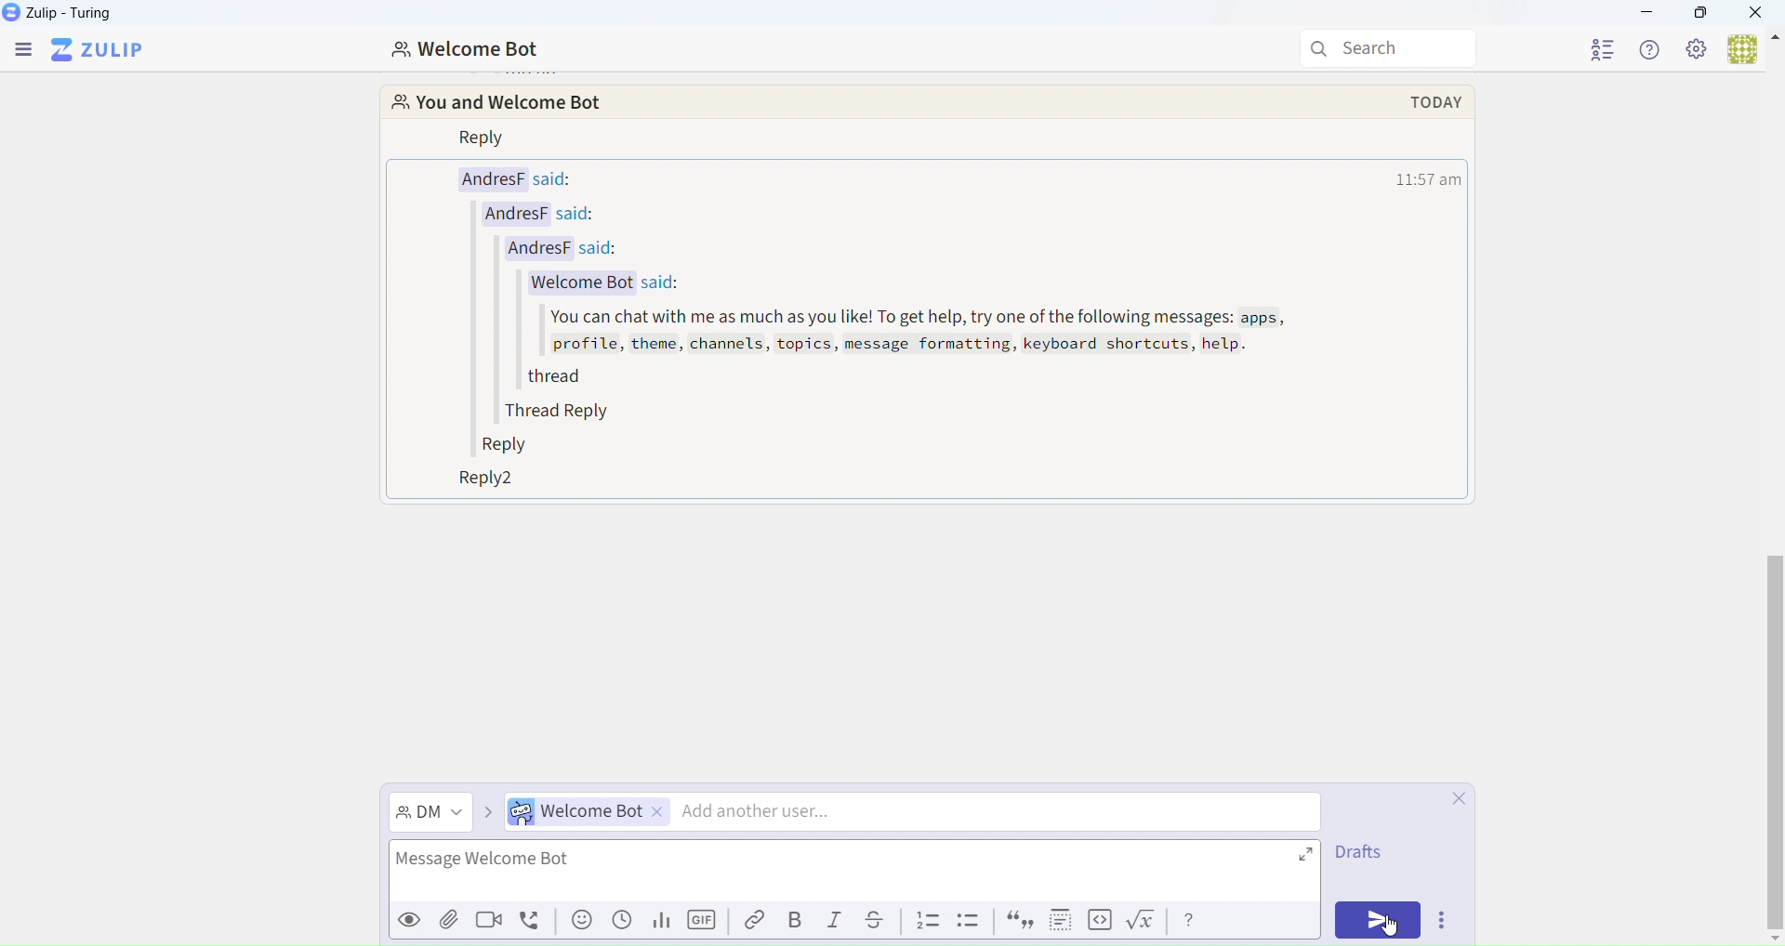  I want to click on today, so click(1437, 100).